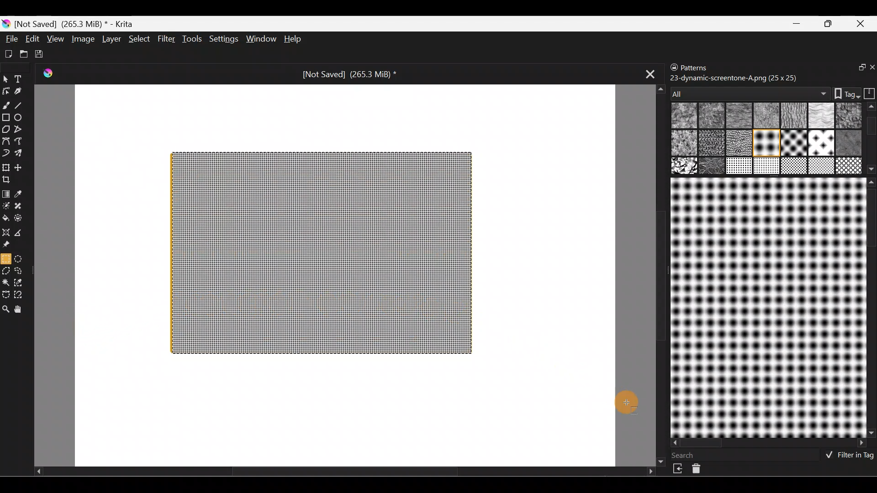 This screenshot has width=877, height=493. Describe the element at coordinates (19, 130) in the screenshot. I see `Polyline tool` at that location.